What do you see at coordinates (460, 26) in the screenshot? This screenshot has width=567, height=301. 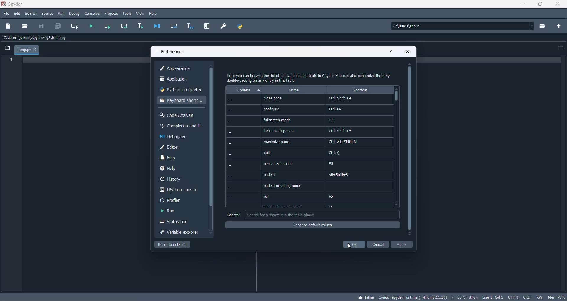 I see `path` at bounding box center [460, 26].